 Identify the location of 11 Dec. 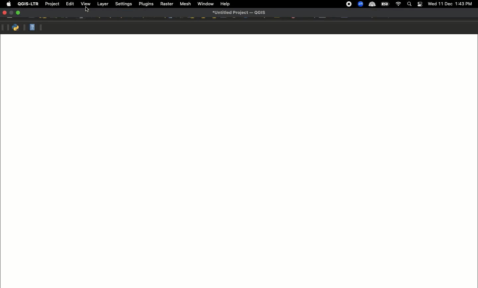
(446, 5).